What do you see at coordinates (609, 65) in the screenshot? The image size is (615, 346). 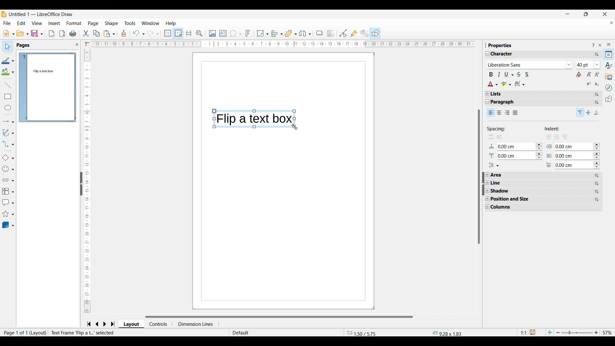 I see `Styles` at bounding box center [609, 65].